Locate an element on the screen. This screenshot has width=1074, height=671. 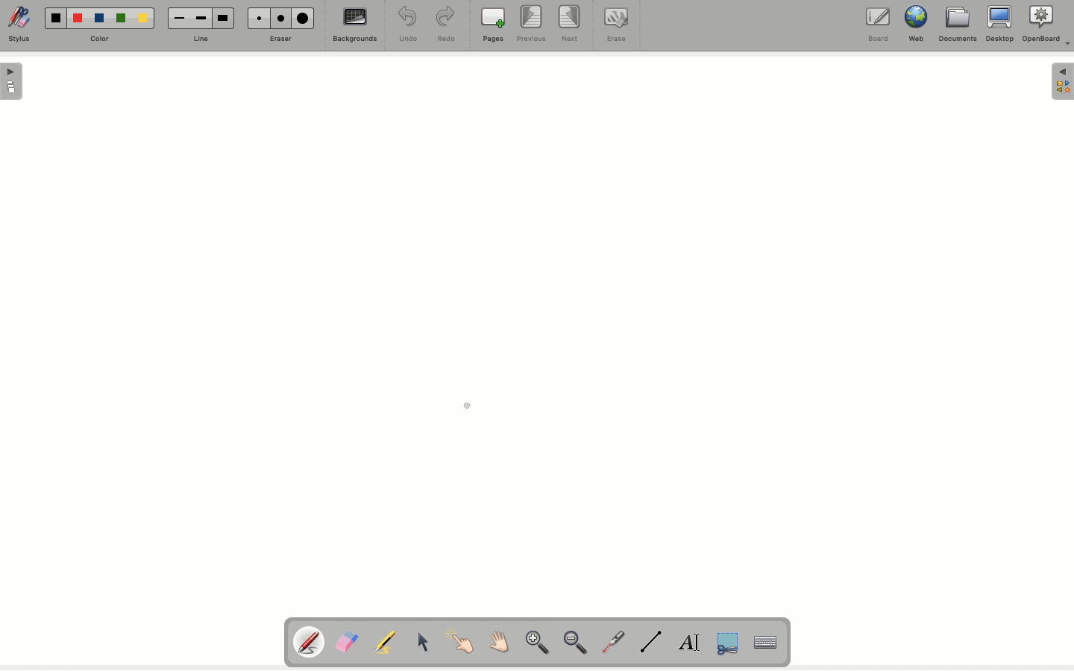
Next is located at coordinates (571, 23).